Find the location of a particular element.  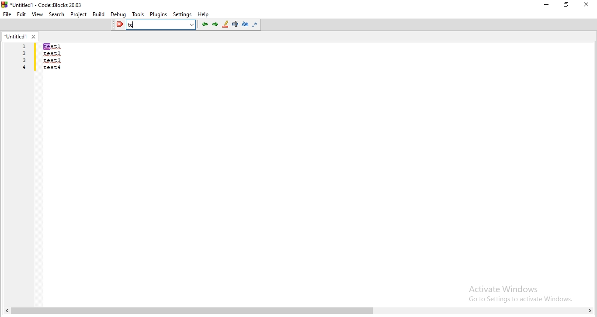

test4 is located at coordinates (53, 68).